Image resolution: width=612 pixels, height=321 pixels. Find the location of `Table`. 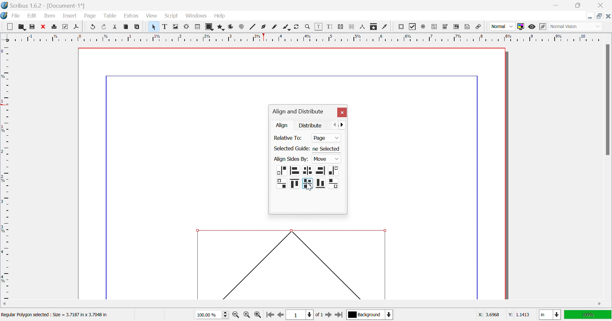

Table is located at coordinates (198, 27).